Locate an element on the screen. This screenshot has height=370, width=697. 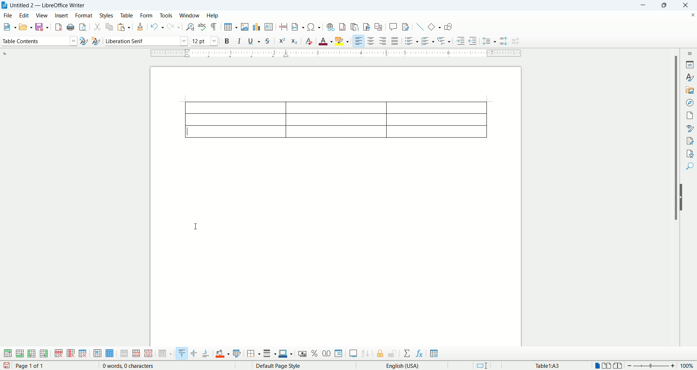
decrease indent is located at coordinates (473, 41).